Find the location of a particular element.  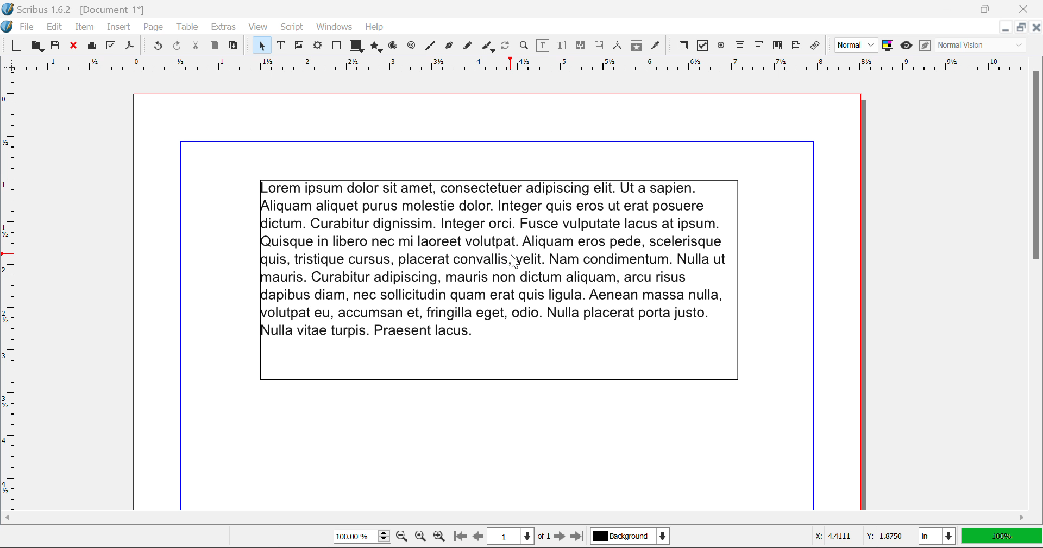

PDF Combo Box is located at coordinates (758, 47).